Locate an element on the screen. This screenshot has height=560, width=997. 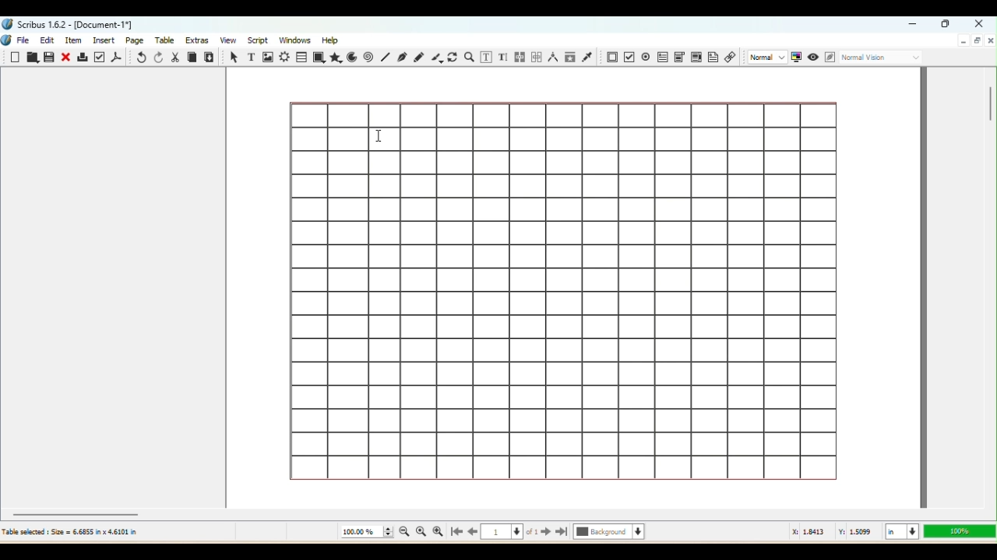
Logo is located at coordinates (7, 41).